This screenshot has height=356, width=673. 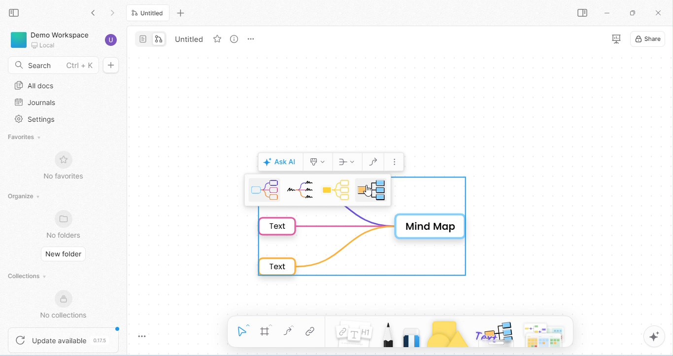 What do you see at coordinates (353, 331) in the screenshot?
I see `note` at bounding box center [353, 331].